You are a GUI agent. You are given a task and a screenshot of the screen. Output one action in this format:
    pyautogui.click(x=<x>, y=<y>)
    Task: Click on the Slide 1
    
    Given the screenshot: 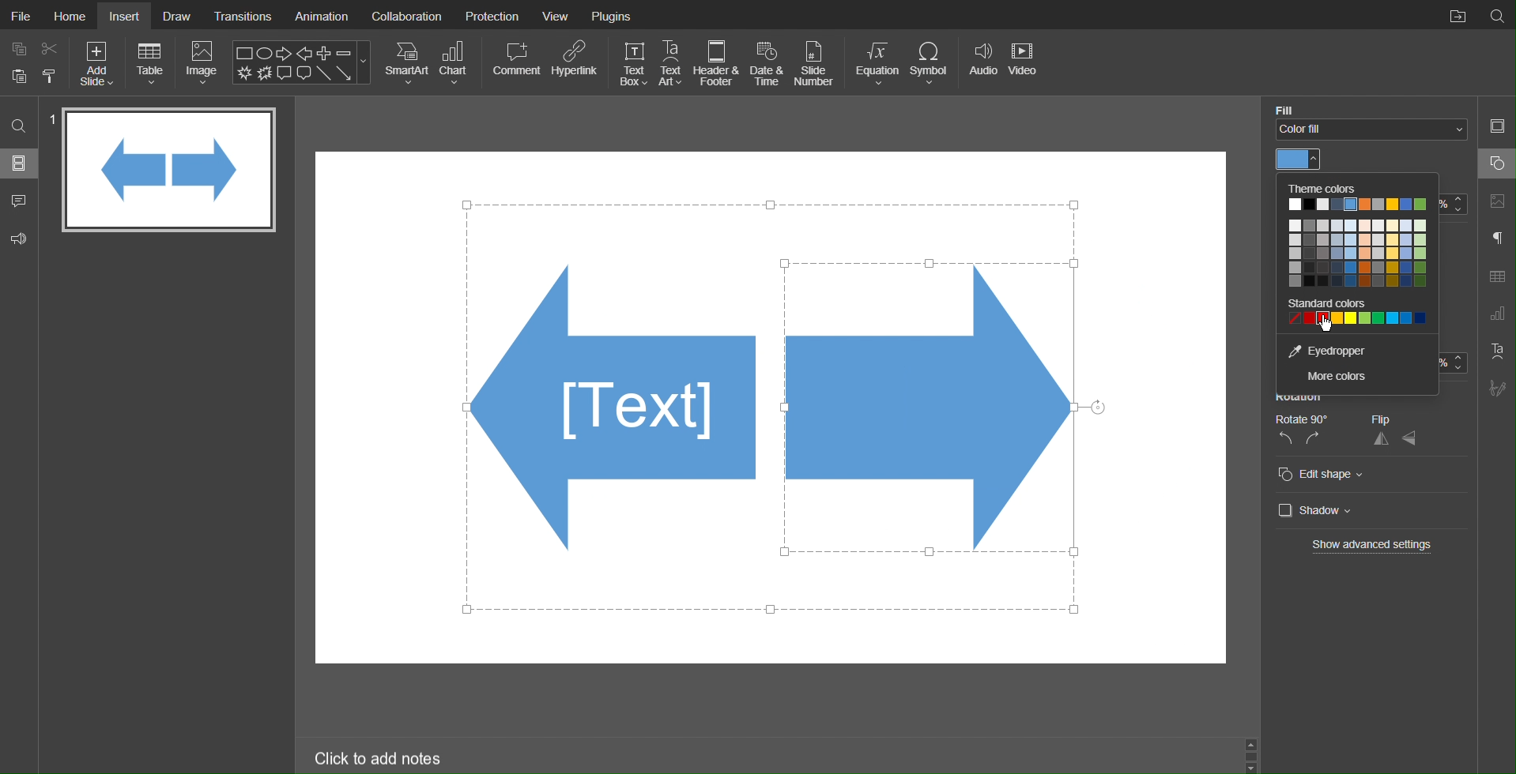 What is the action you would take?
    pyautogui.click(x=170, y=171)
    